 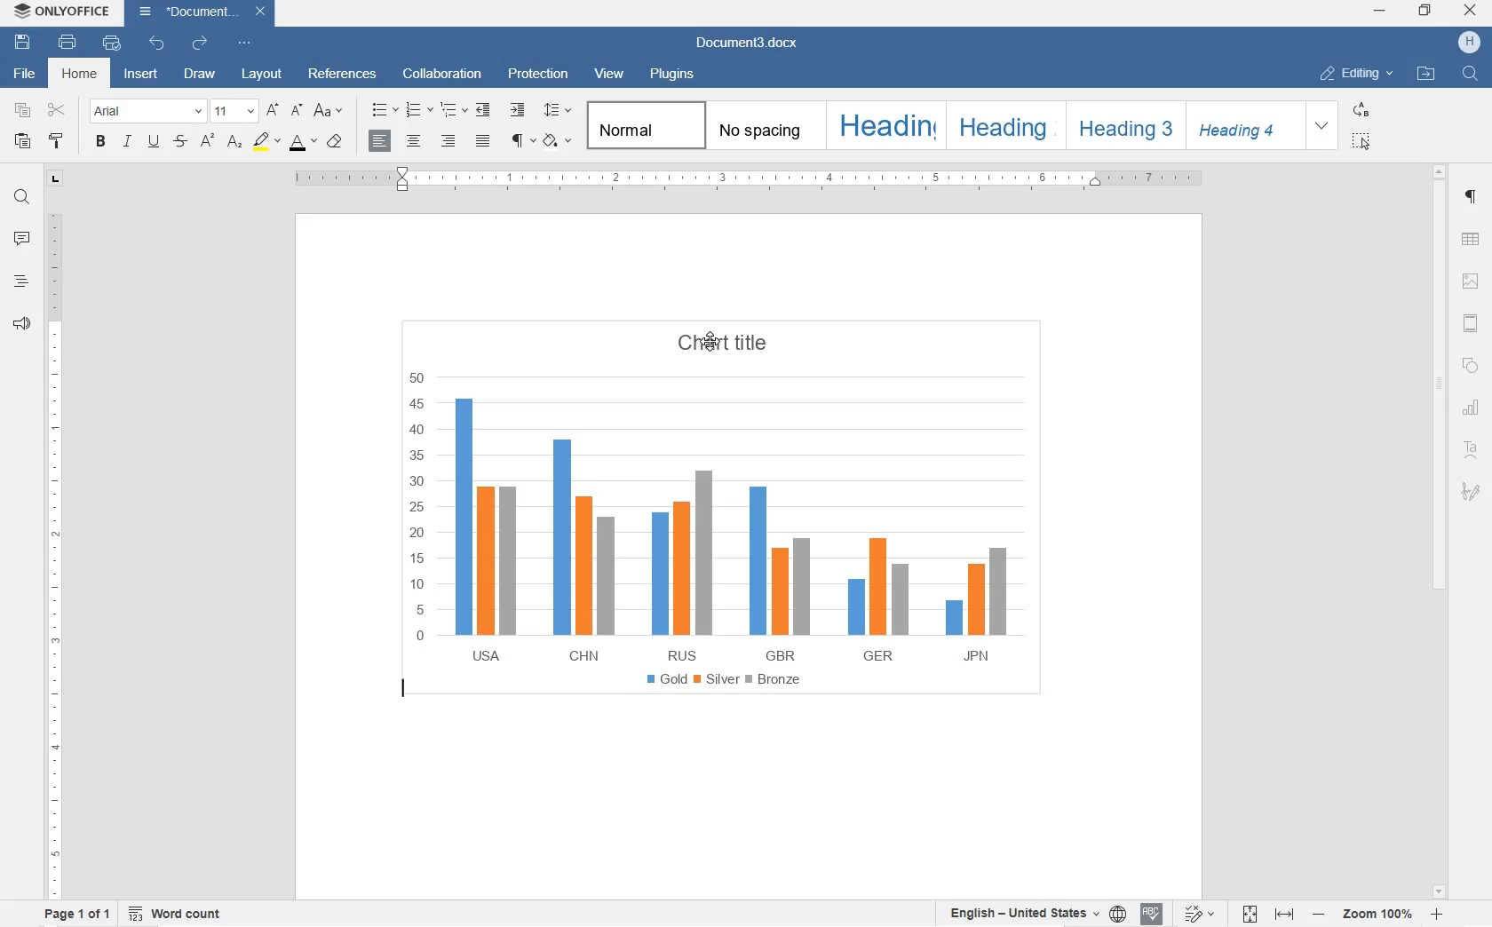 What do you see at coordinates (611, 75) in the screenshot?
I see `VIEW` at bounding box center [611, 75].